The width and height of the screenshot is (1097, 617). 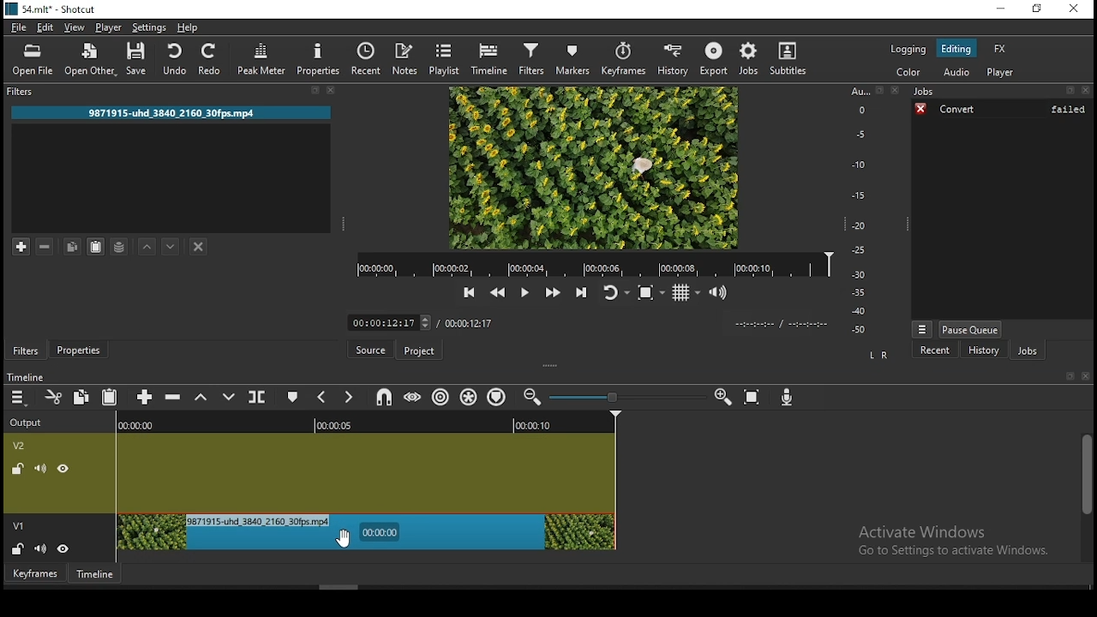 I want to click on open other, so click(x=92, y=58).